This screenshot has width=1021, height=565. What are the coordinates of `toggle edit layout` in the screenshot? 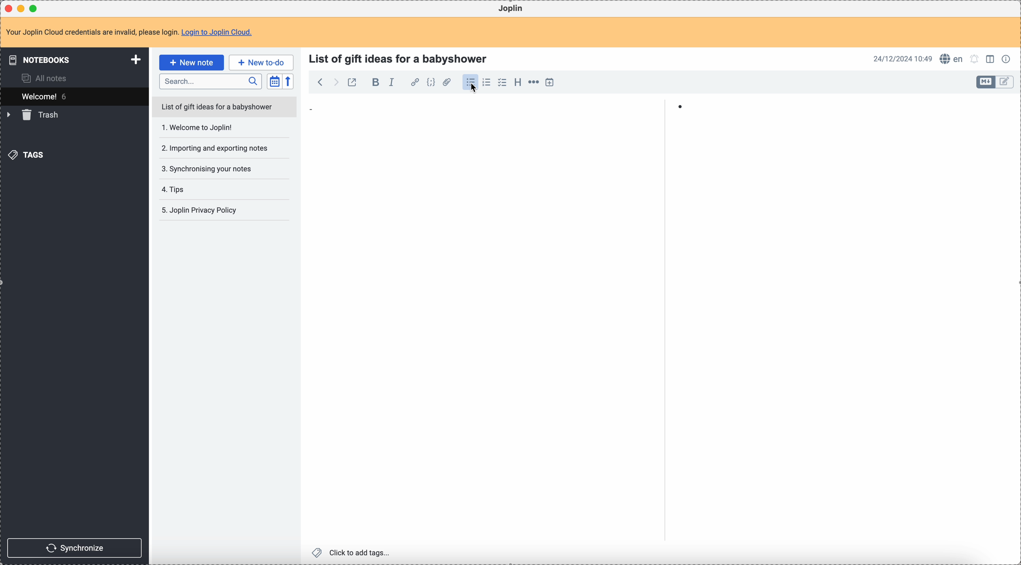 It's located at (992, 60).